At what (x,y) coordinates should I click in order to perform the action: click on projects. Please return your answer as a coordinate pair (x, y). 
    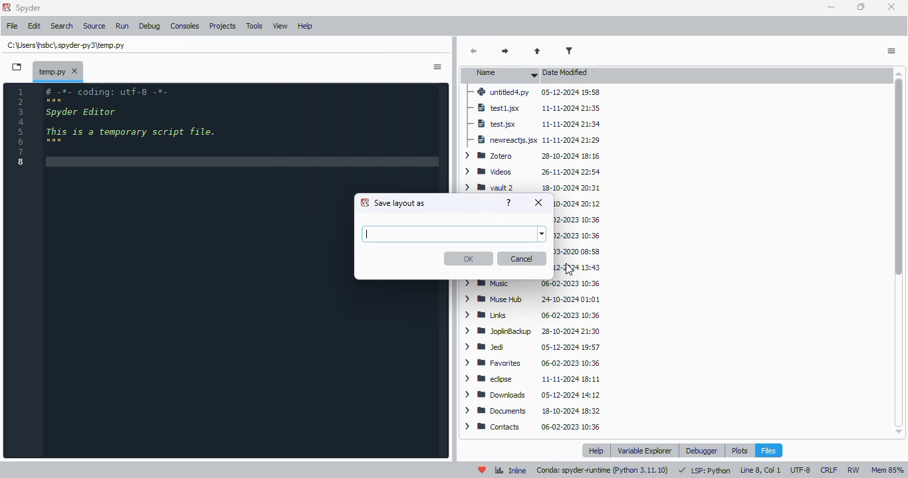
    Looking at the image, I should click on (224, 26).